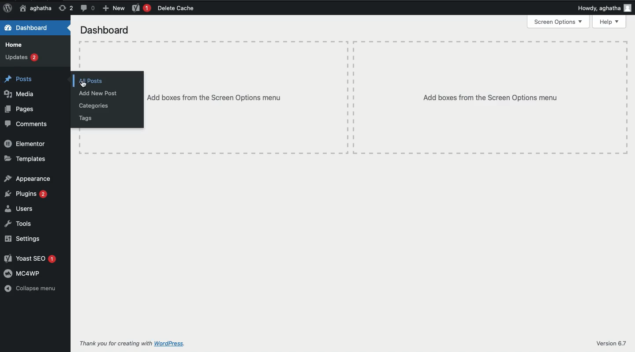 Image resolution: width=635 pixels, height=352 pixels. Describe the element at coordinates (22, 238) in the screenshot. I see `Settings` at that location.